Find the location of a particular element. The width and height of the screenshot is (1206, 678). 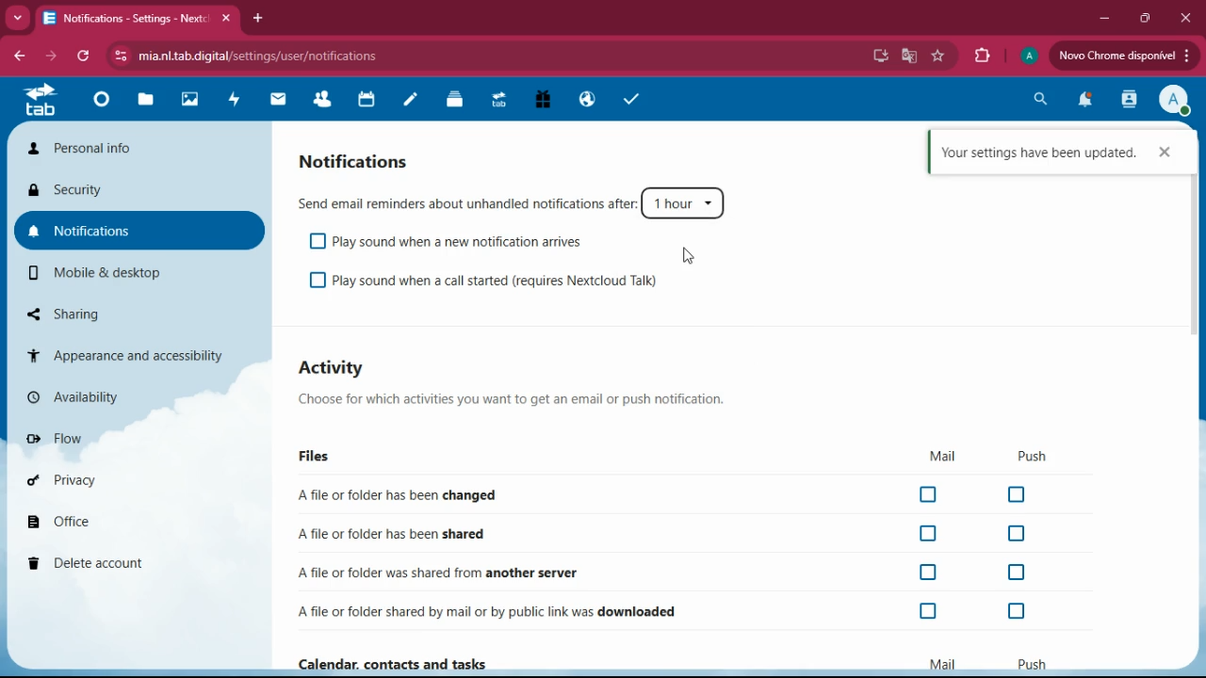

url is located at coordinates (249, 54).